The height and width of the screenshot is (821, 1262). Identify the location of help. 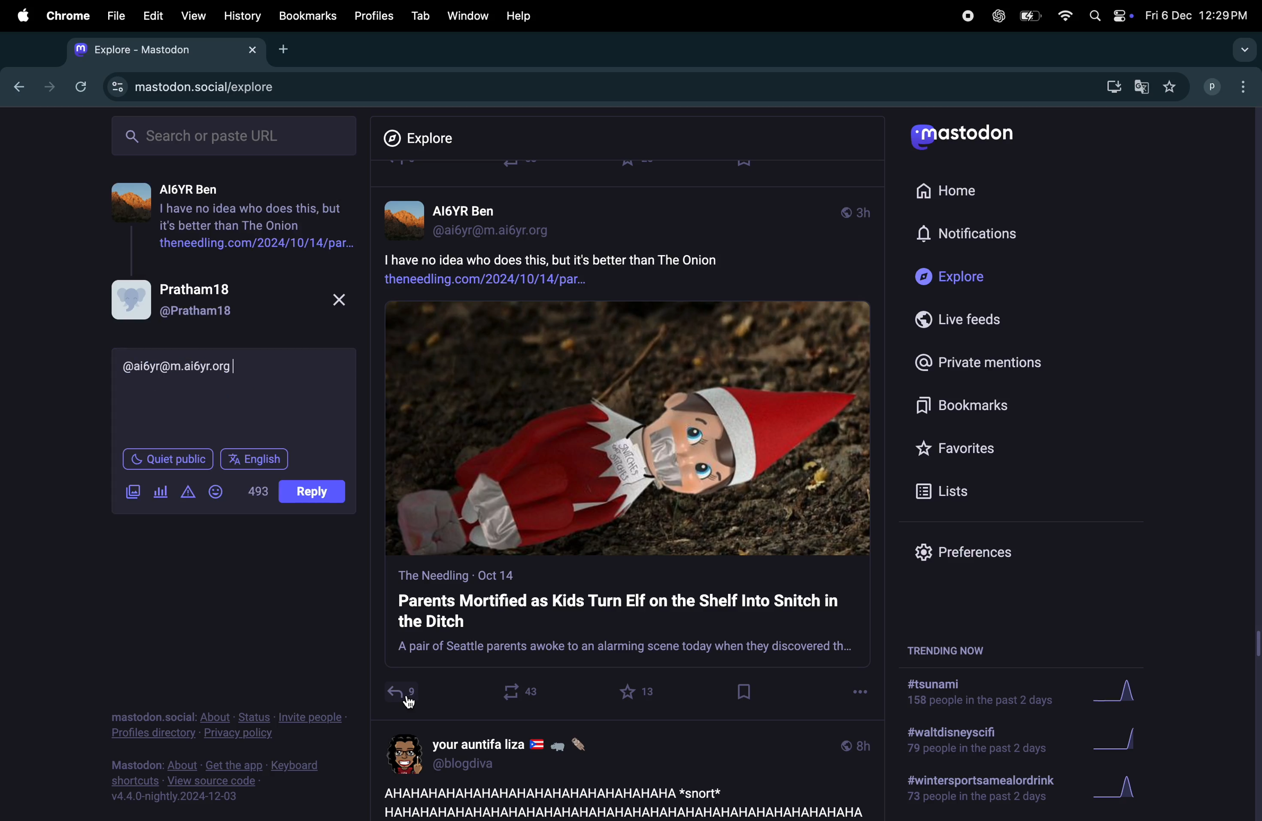
(519, 16).